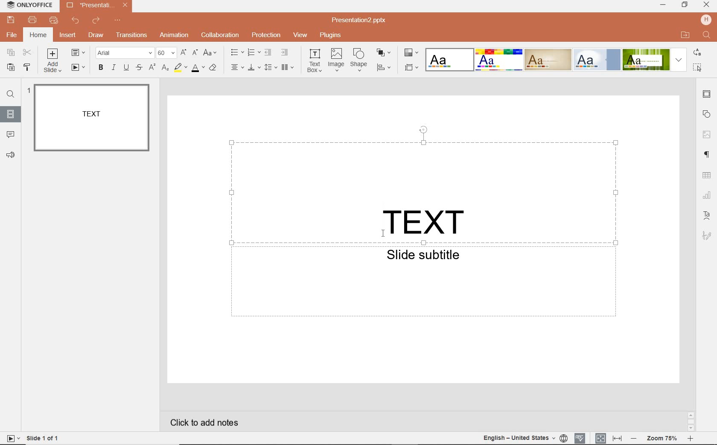 The image size is (717, 445). Describe the element at coordinates (38, 36) in the screenshot. I see `HOME` at that location.